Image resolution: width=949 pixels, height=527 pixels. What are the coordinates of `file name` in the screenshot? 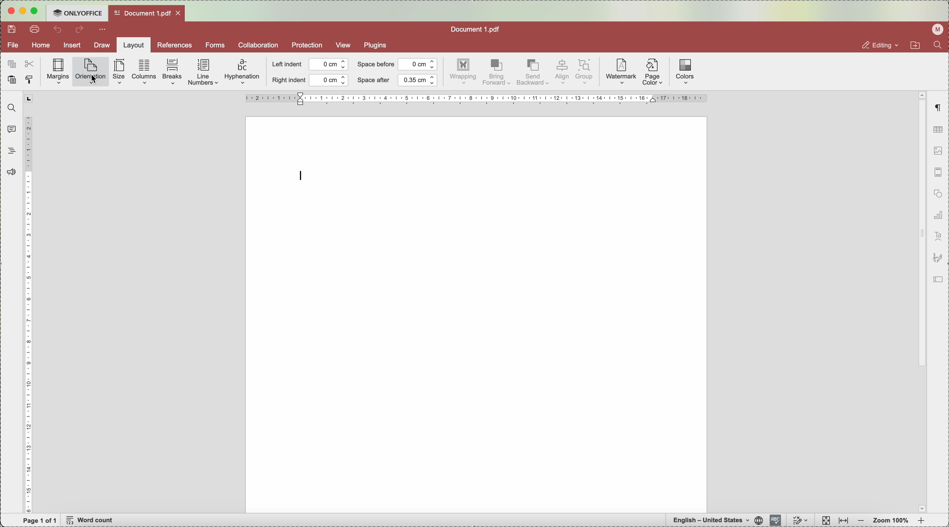 It's located at (477, 28).